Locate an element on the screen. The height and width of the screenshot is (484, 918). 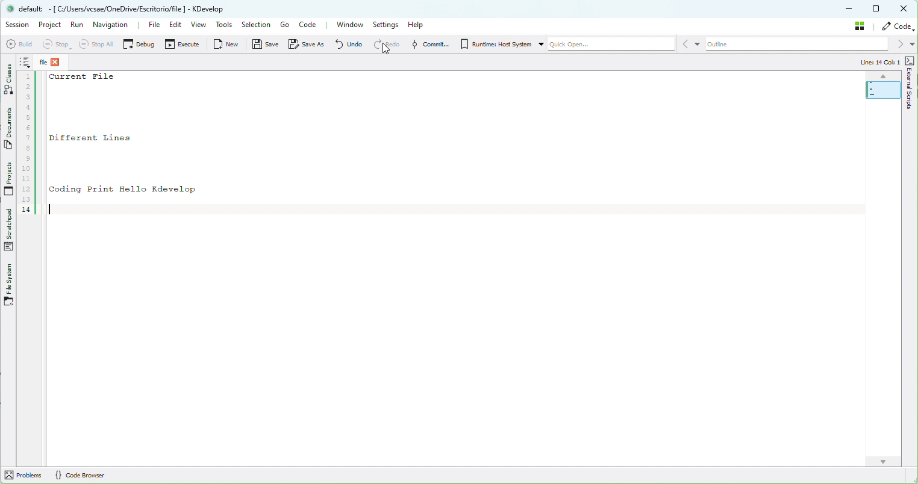
Sequence is located at coordinates (28, 136).